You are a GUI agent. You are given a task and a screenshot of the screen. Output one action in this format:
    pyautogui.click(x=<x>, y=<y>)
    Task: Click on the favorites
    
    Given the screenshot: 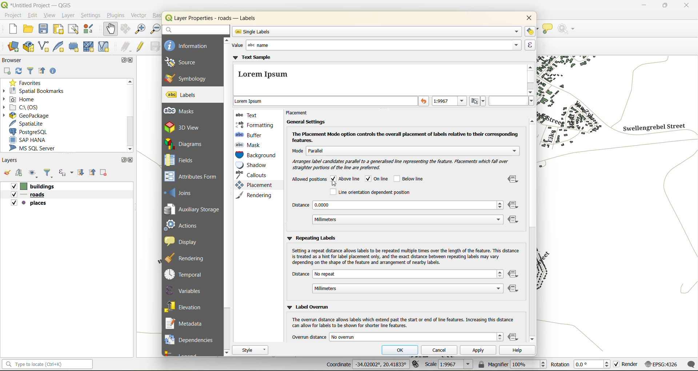 What is the action you would take?
    pyautogui.click(x=27, y=83)
    